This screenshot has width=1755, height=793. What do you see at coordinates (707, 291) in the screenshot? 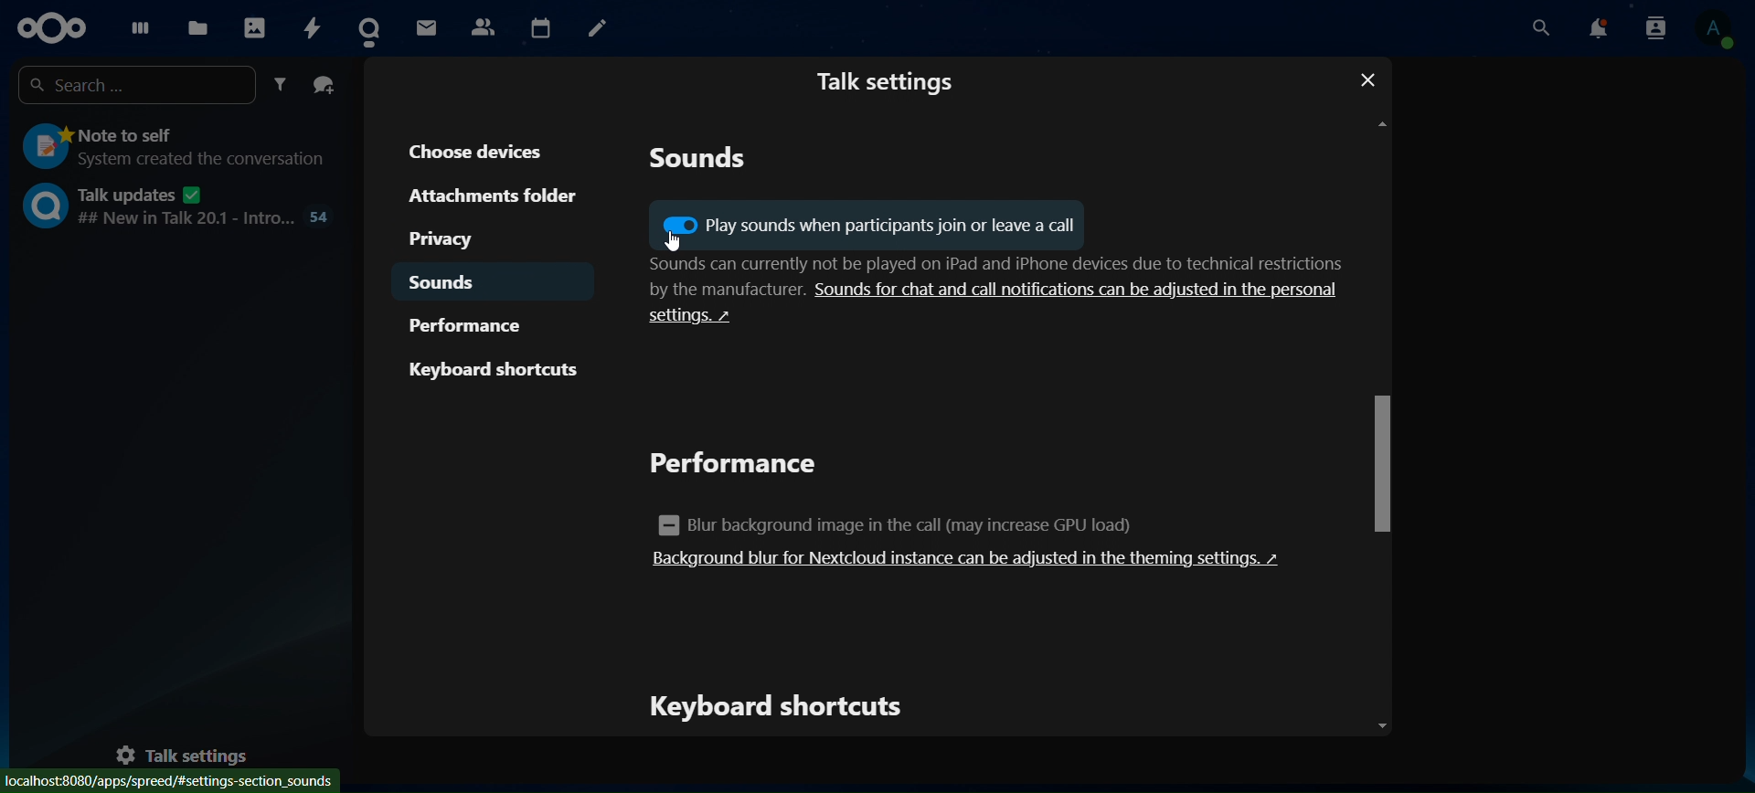
I see `by the manufacturer` at bounding box center [707, 291].